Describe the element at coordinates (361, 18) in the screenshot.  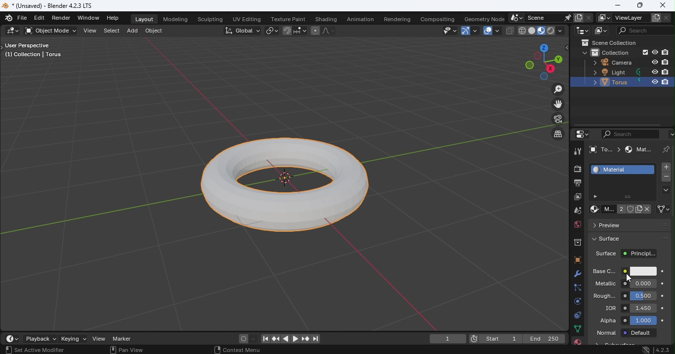
I see `Animation` at that location.